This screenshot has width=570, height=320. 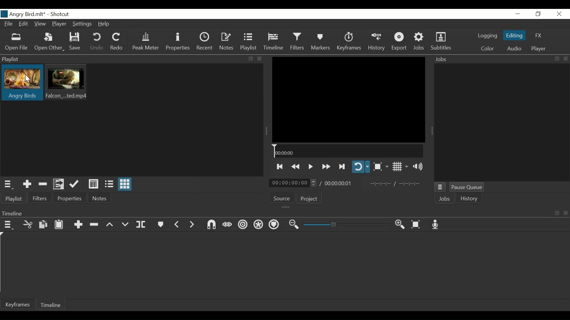 I want to click on Remove cut, so click(x=43, y=184).